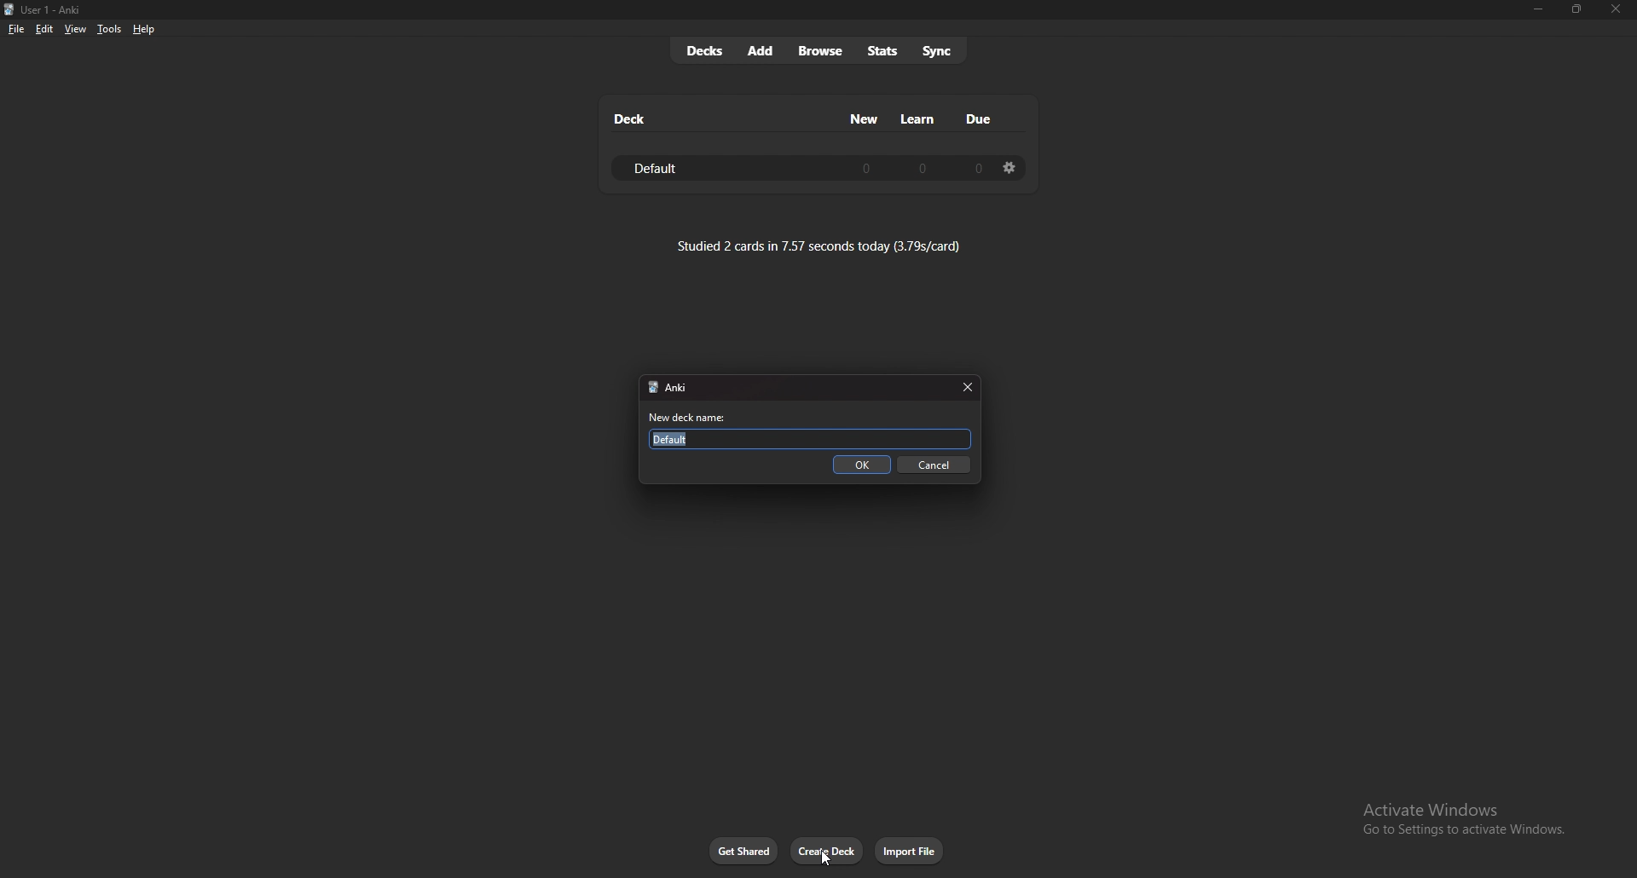 This screenshot has width=1637, height=878. I want to click on new deck name, so click(692, 418).